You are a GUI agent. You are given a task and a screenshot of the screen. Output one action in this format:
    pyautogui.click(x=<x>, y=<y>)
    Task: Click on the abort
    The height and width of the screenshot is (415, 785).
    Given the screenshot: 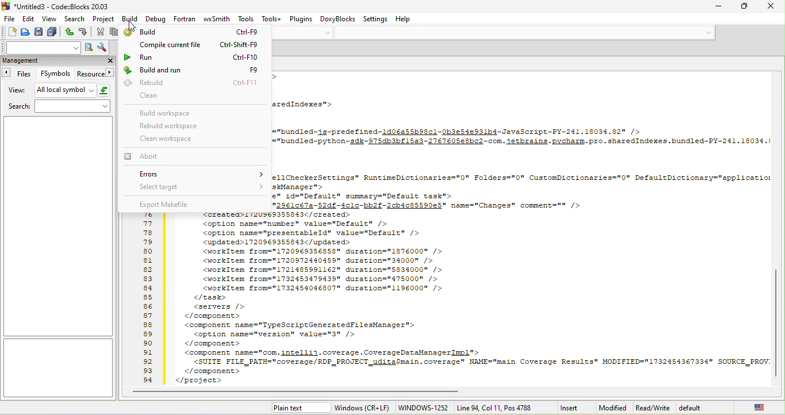 What is the action you would take?
    pyautogui.click(x=156, y=157)
    